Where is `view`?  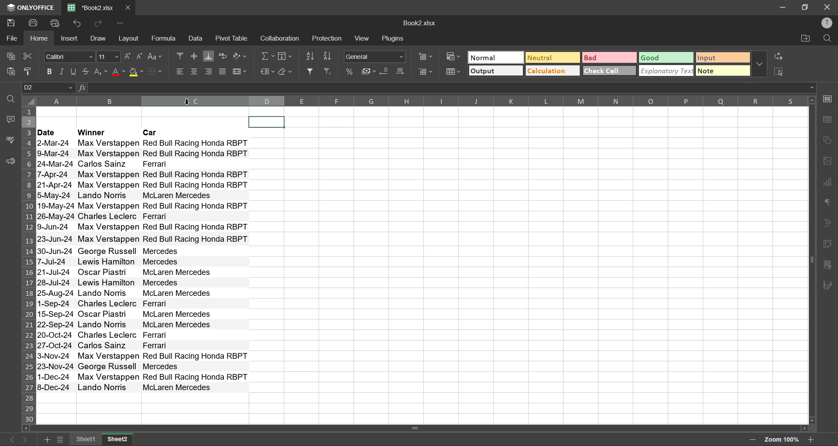 view is located at coordinates (363, 39).